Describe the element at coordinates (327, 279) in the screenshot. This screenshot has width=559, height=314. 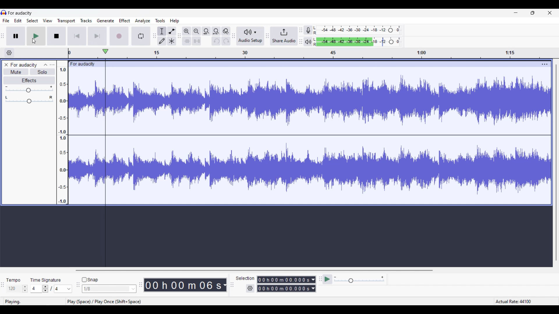
I see `Pay at speed/Play at speed once` at that location.